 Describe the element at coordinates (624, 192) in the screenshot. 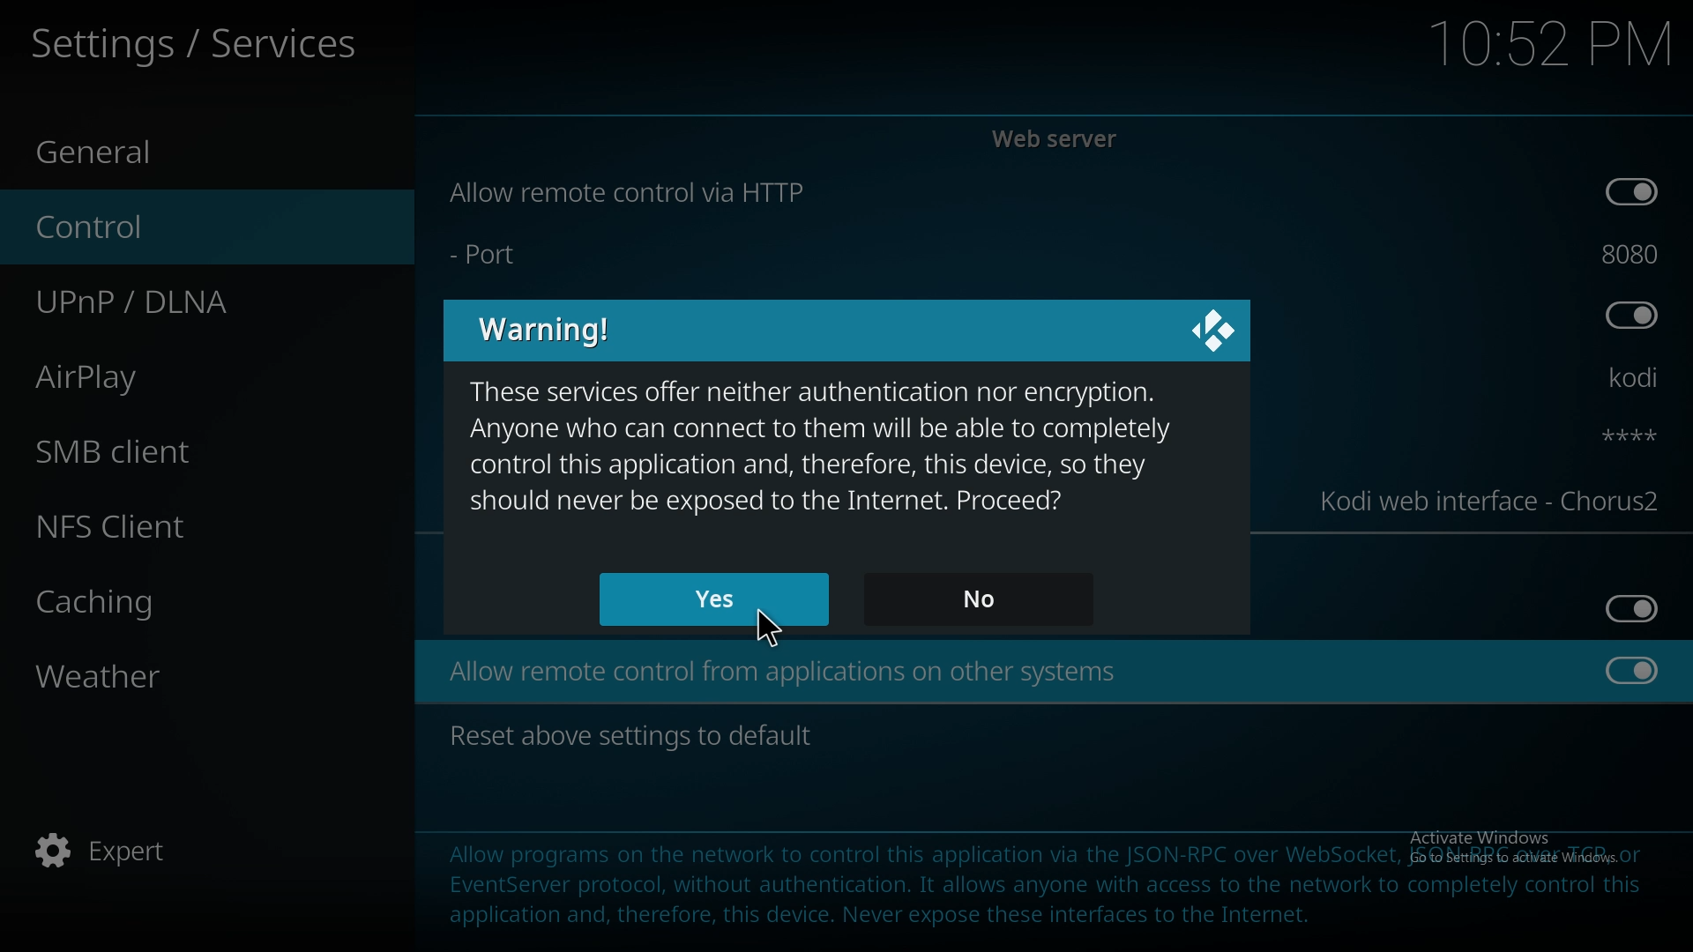

I see `allow remote control via http` at that location.